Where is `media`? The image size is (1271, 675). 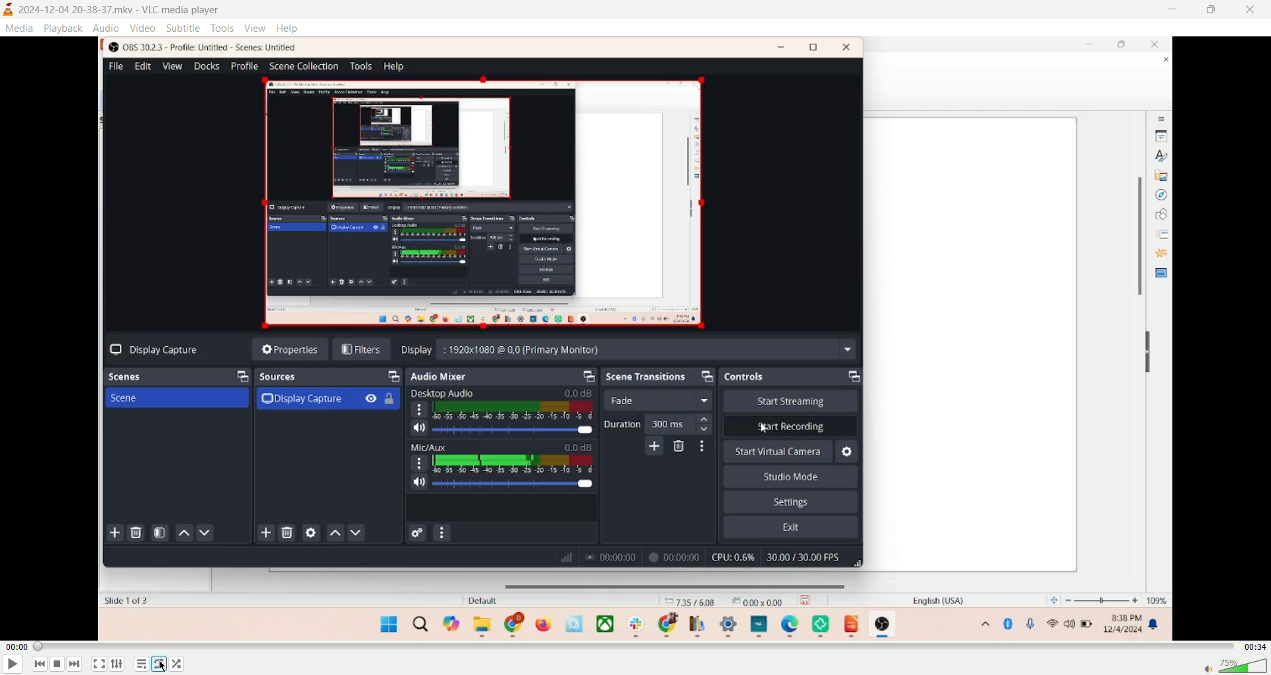
media is located at coordinates (19, 28).